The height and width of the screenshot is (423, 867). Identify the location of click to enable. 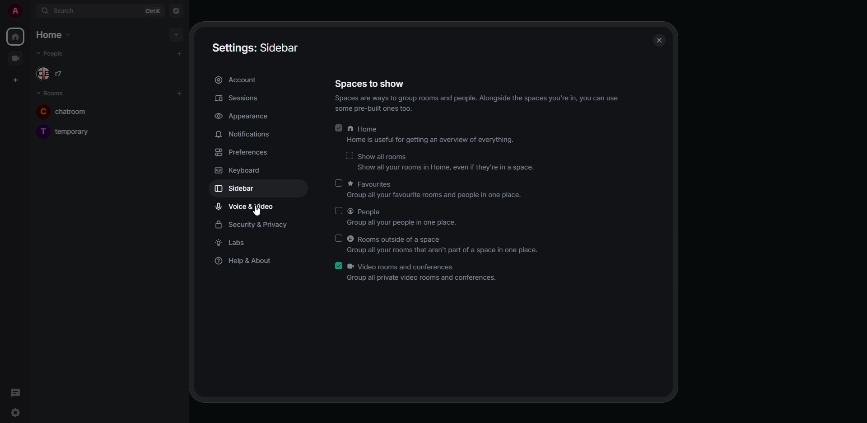
(339, 209).